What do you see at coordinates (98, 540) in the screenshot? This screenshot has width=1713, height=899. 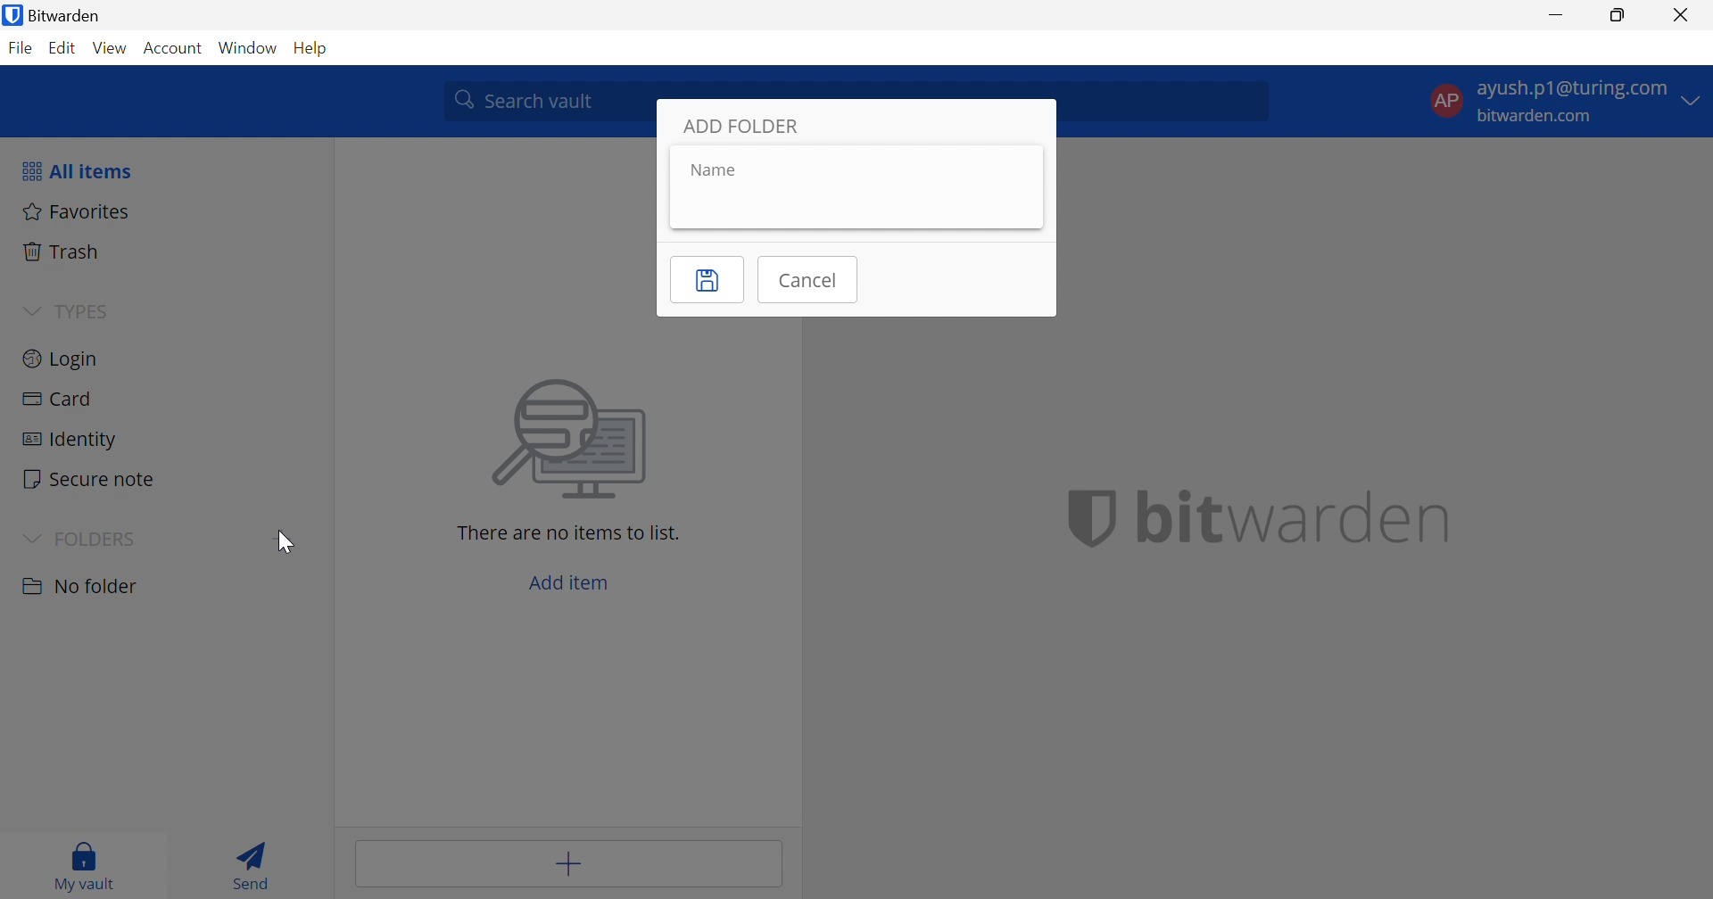 I see `FOLDERS` at bounding box center [98, 540].